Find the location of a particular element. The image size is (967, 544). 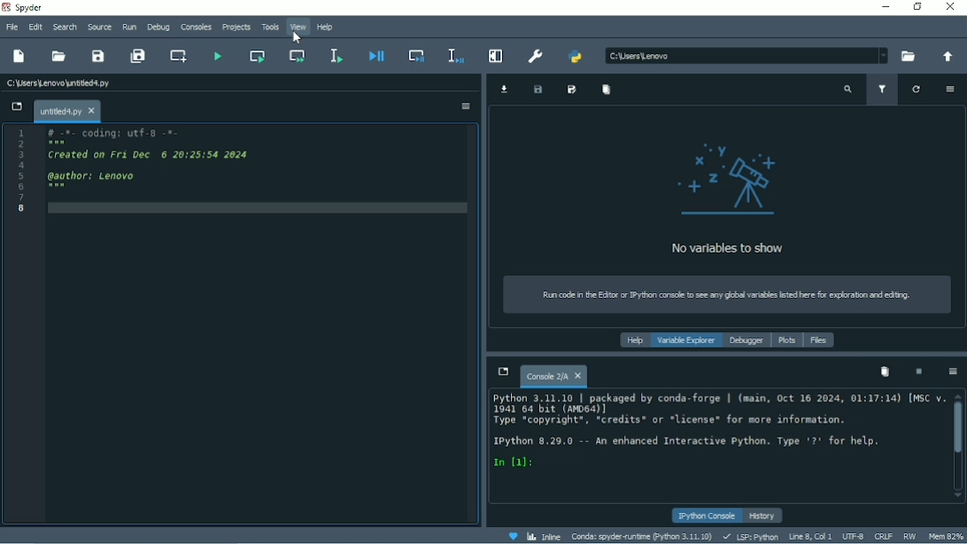

Run selection or current line is located at coordinates (337, 56).